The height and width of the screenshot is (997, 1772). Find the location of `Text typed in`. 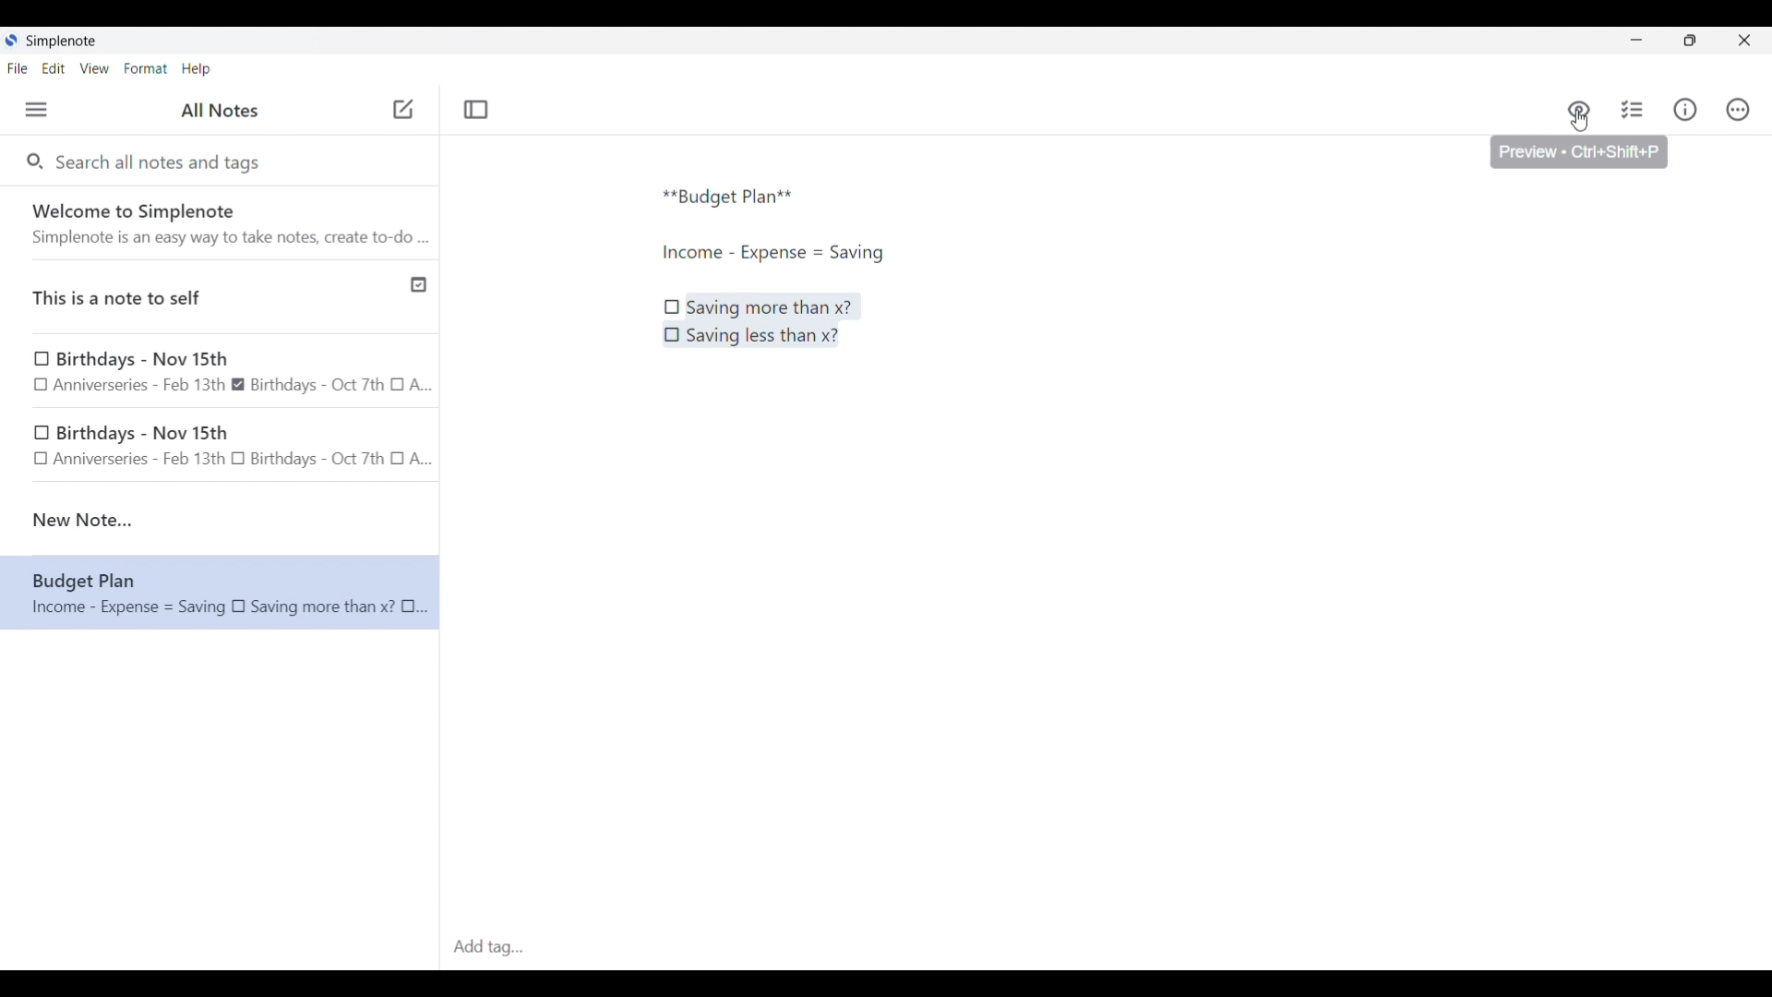

Text typed in is located at coordinates (728, 198).